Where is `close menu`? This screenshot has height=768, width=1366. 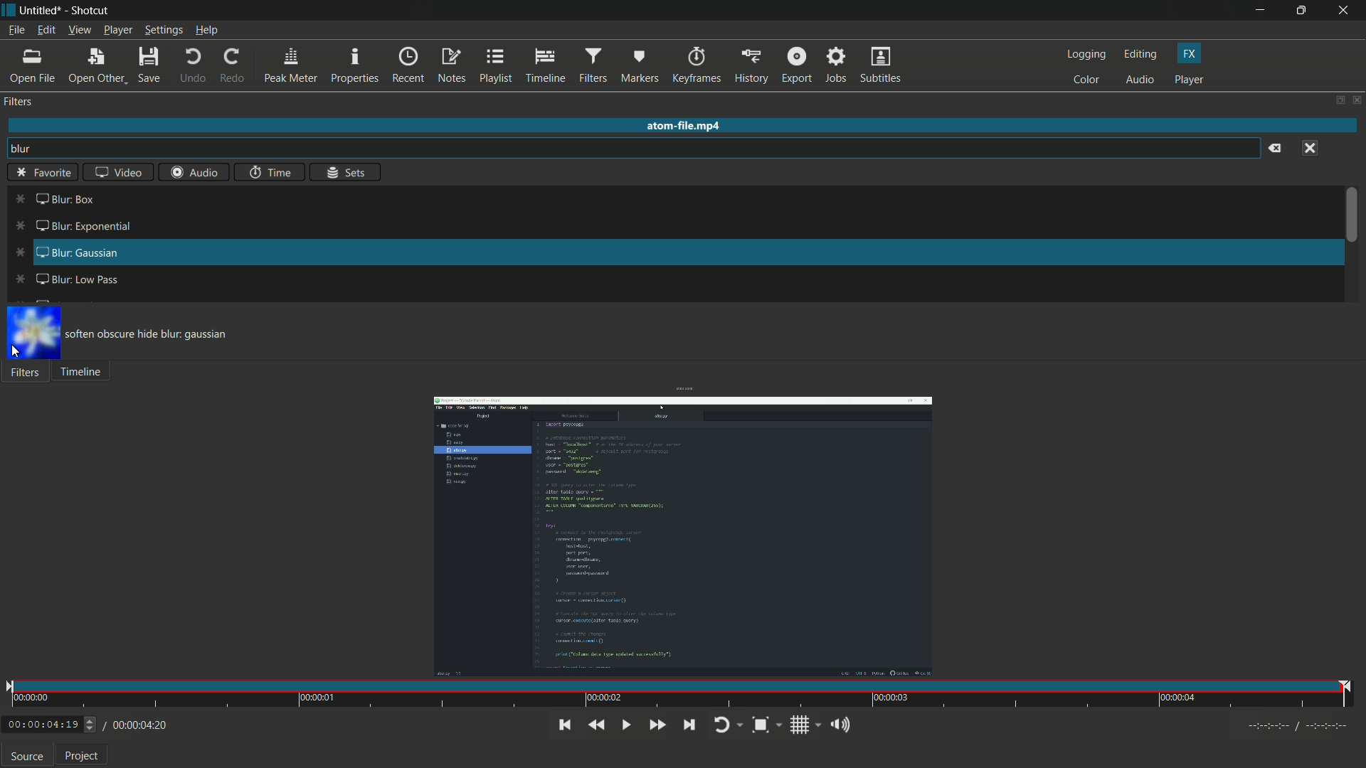
close menu is located at coordinates (1311, 148).